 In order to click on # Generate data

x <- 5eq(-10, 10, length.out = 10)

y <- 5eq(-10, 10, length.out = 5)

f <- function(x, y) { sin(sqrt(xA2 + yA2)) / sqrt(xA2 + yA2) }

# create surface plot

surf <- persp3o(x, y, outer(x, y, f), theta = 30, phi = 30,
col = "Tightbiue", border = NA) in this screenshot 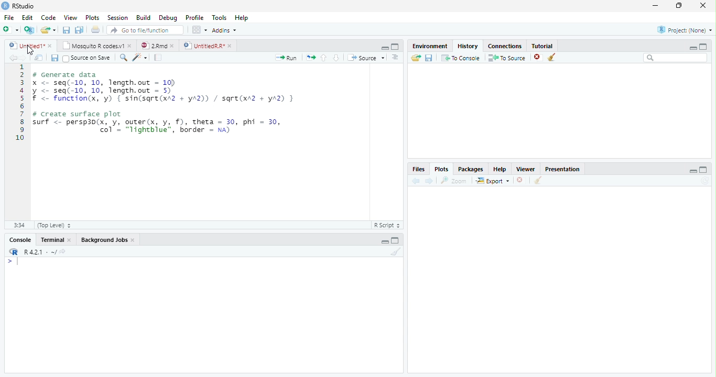, I will do `click(167, 101)`.